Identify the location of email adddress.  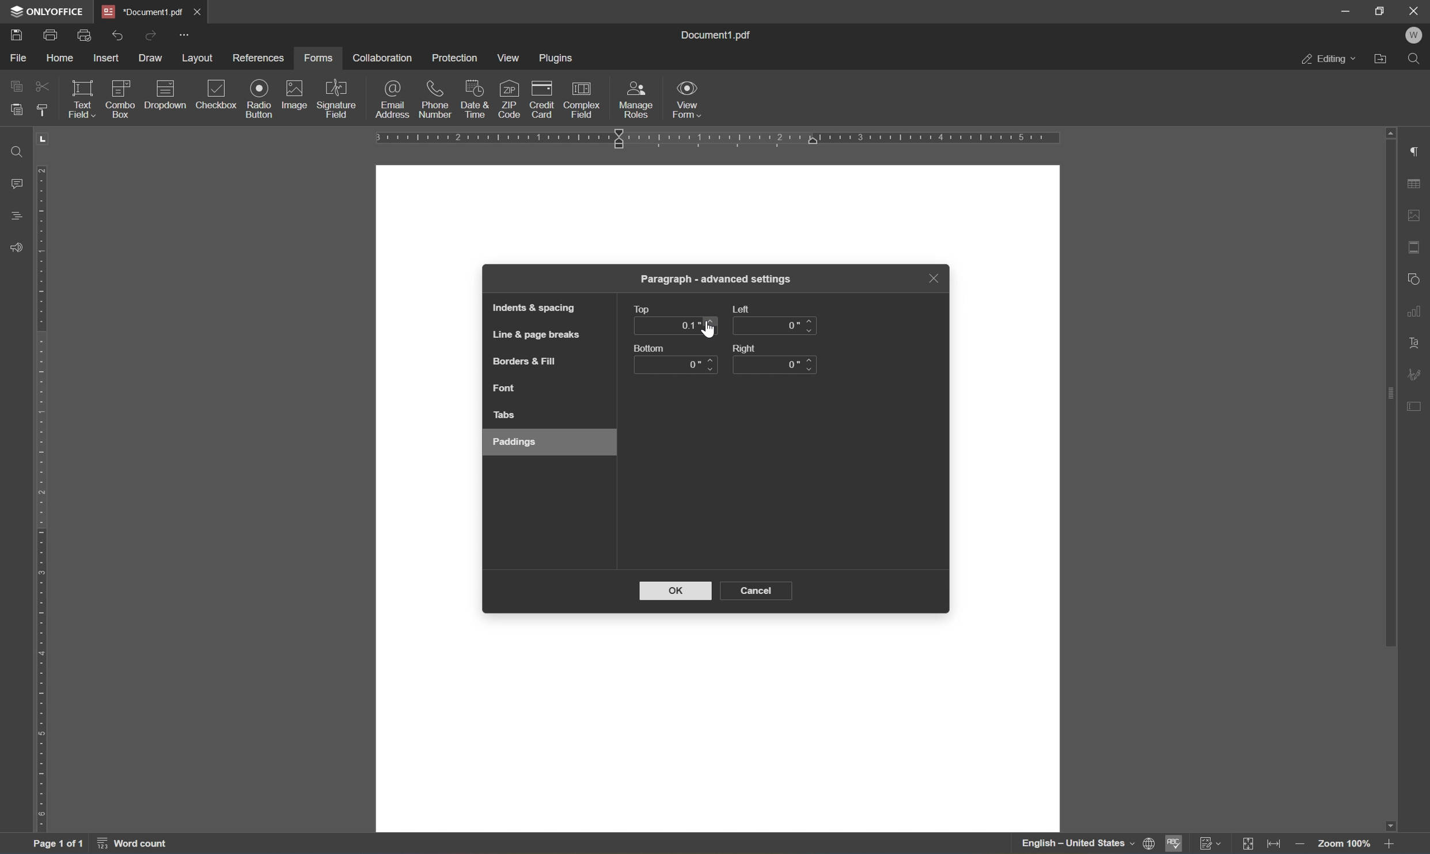
(392, 99).